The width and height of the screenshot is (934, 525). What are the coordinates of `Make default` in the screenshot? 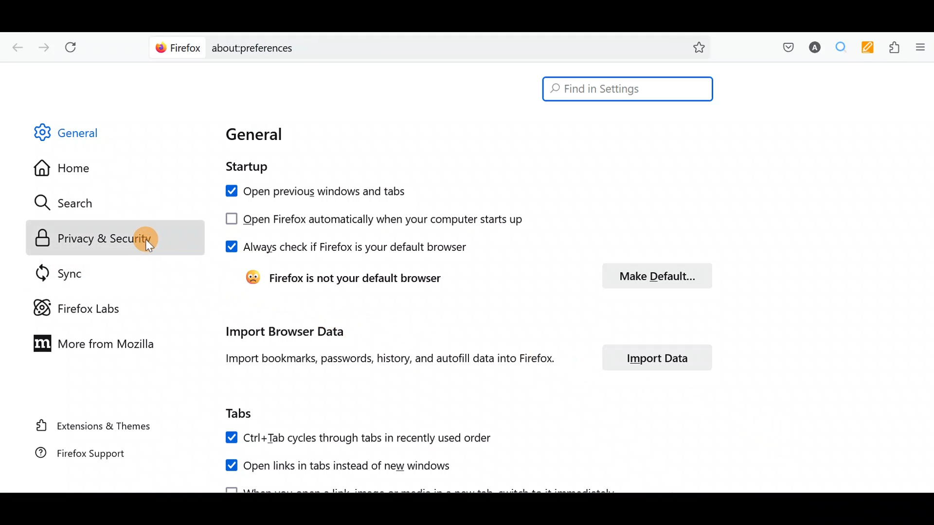 It's located at (656, 279).